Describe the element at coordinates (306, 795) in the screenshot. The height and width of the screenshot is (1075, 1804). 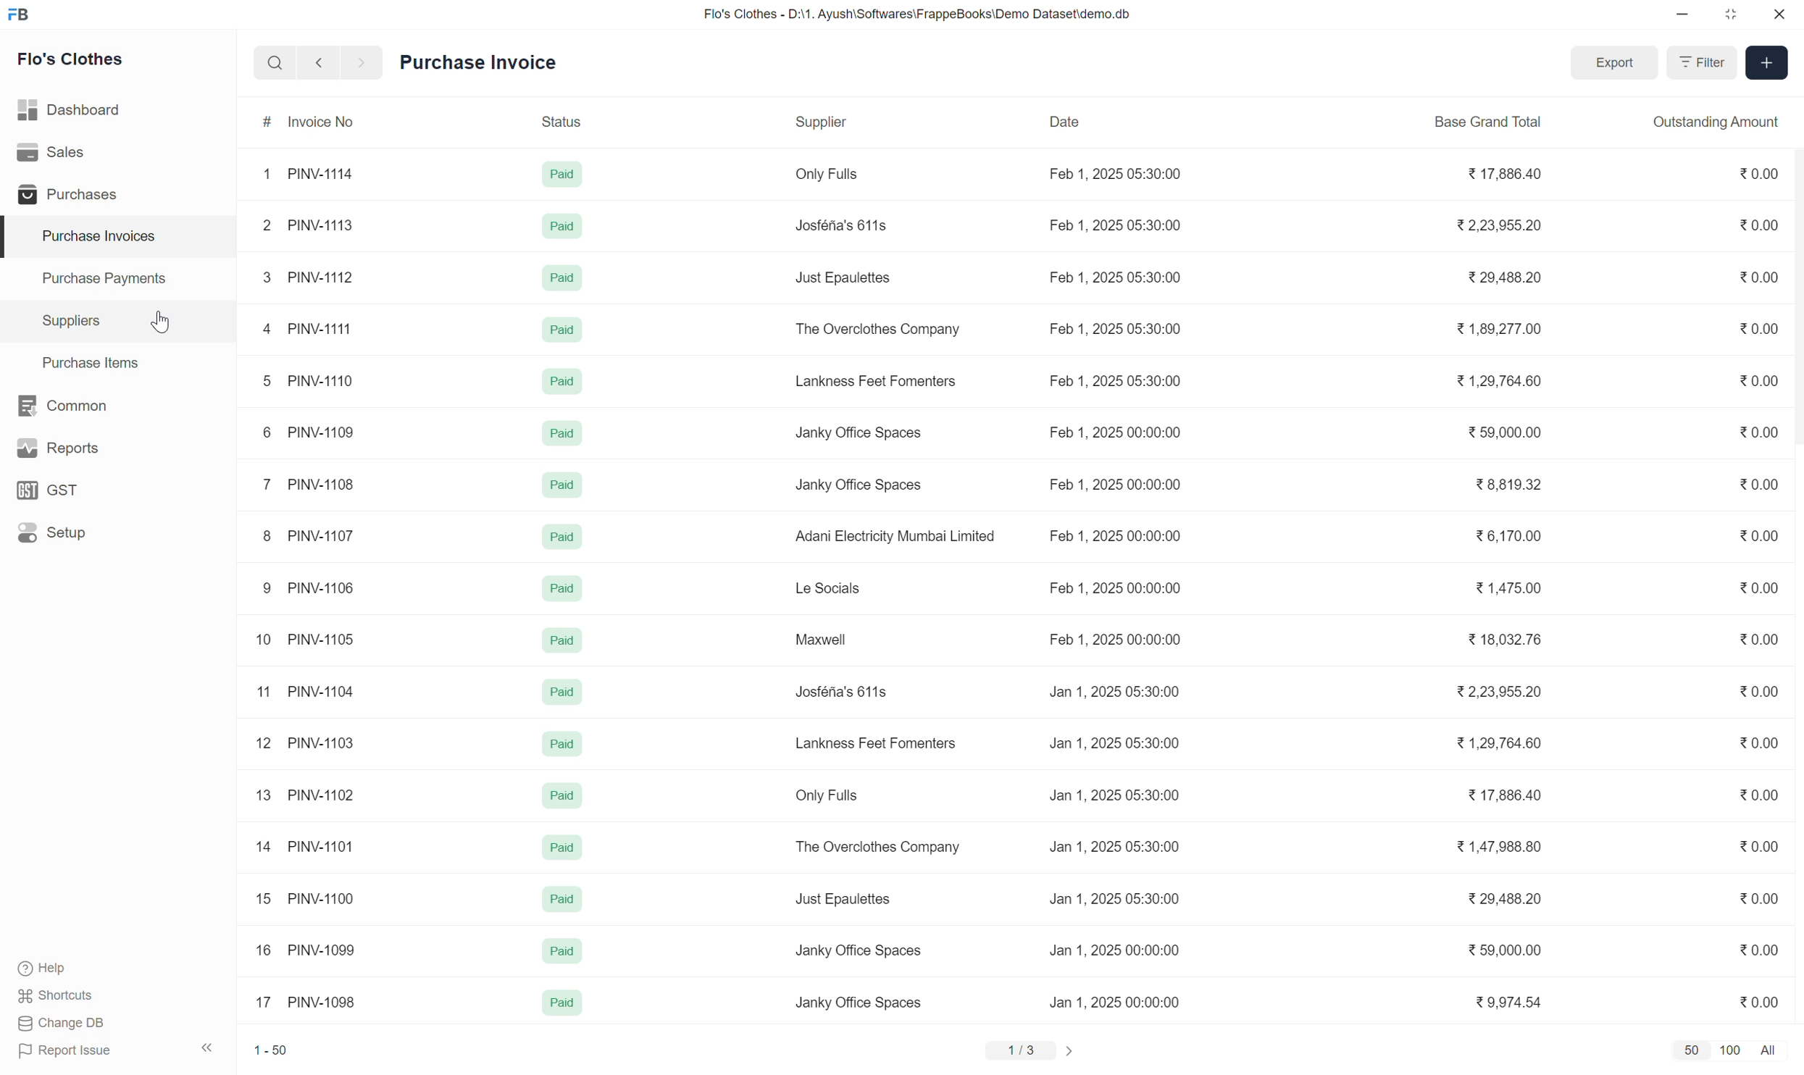
I see `13 PINV-1102` at that location.